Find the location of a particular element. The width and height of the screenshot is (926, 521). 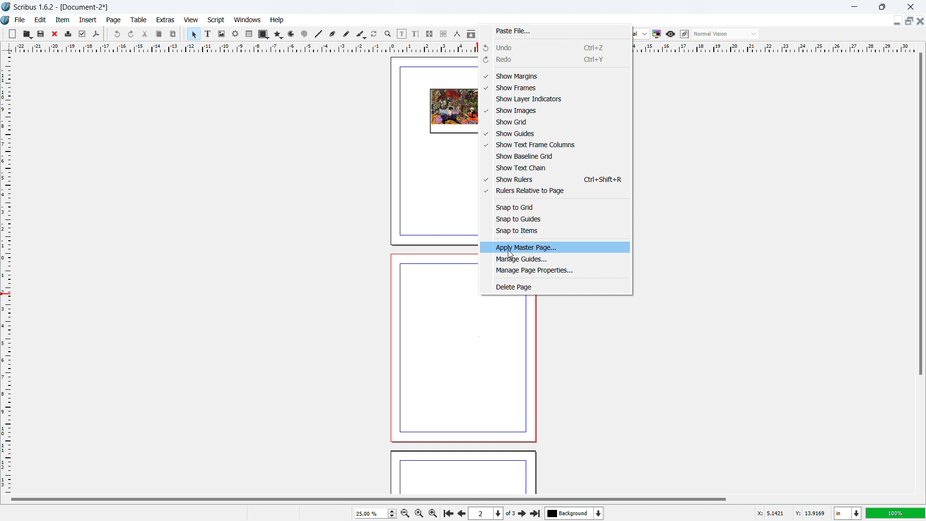

apply master page is located at coordinates (557, 247).